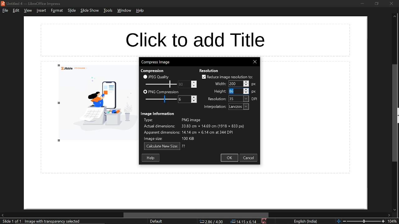 Image resolution: width=399 pixels, height=224 pixels. Describe the element at coordinates (219, 91) in the screenshot. I see `height` at that location.